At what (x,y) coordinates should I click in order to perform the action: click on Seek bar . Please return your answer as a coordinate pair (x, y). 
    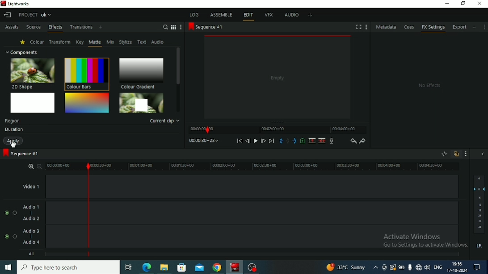
    Looking at the image, I should click on (88, 209).